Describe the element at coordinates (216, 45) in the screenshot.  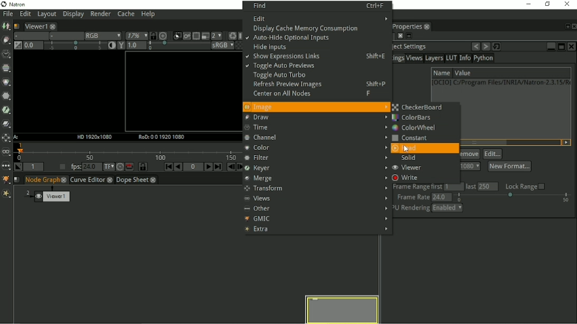
I see `sRGB` at that location.